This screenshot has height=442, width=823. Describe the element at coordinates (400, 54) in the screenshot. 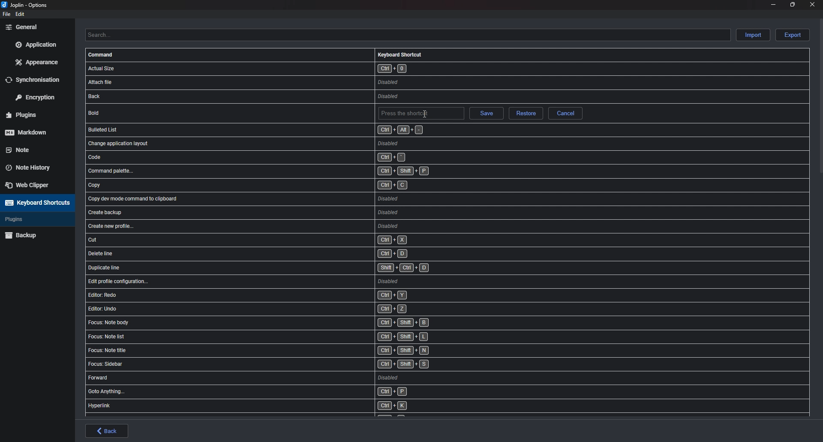

I see `Keyboard shortcut` at that location.